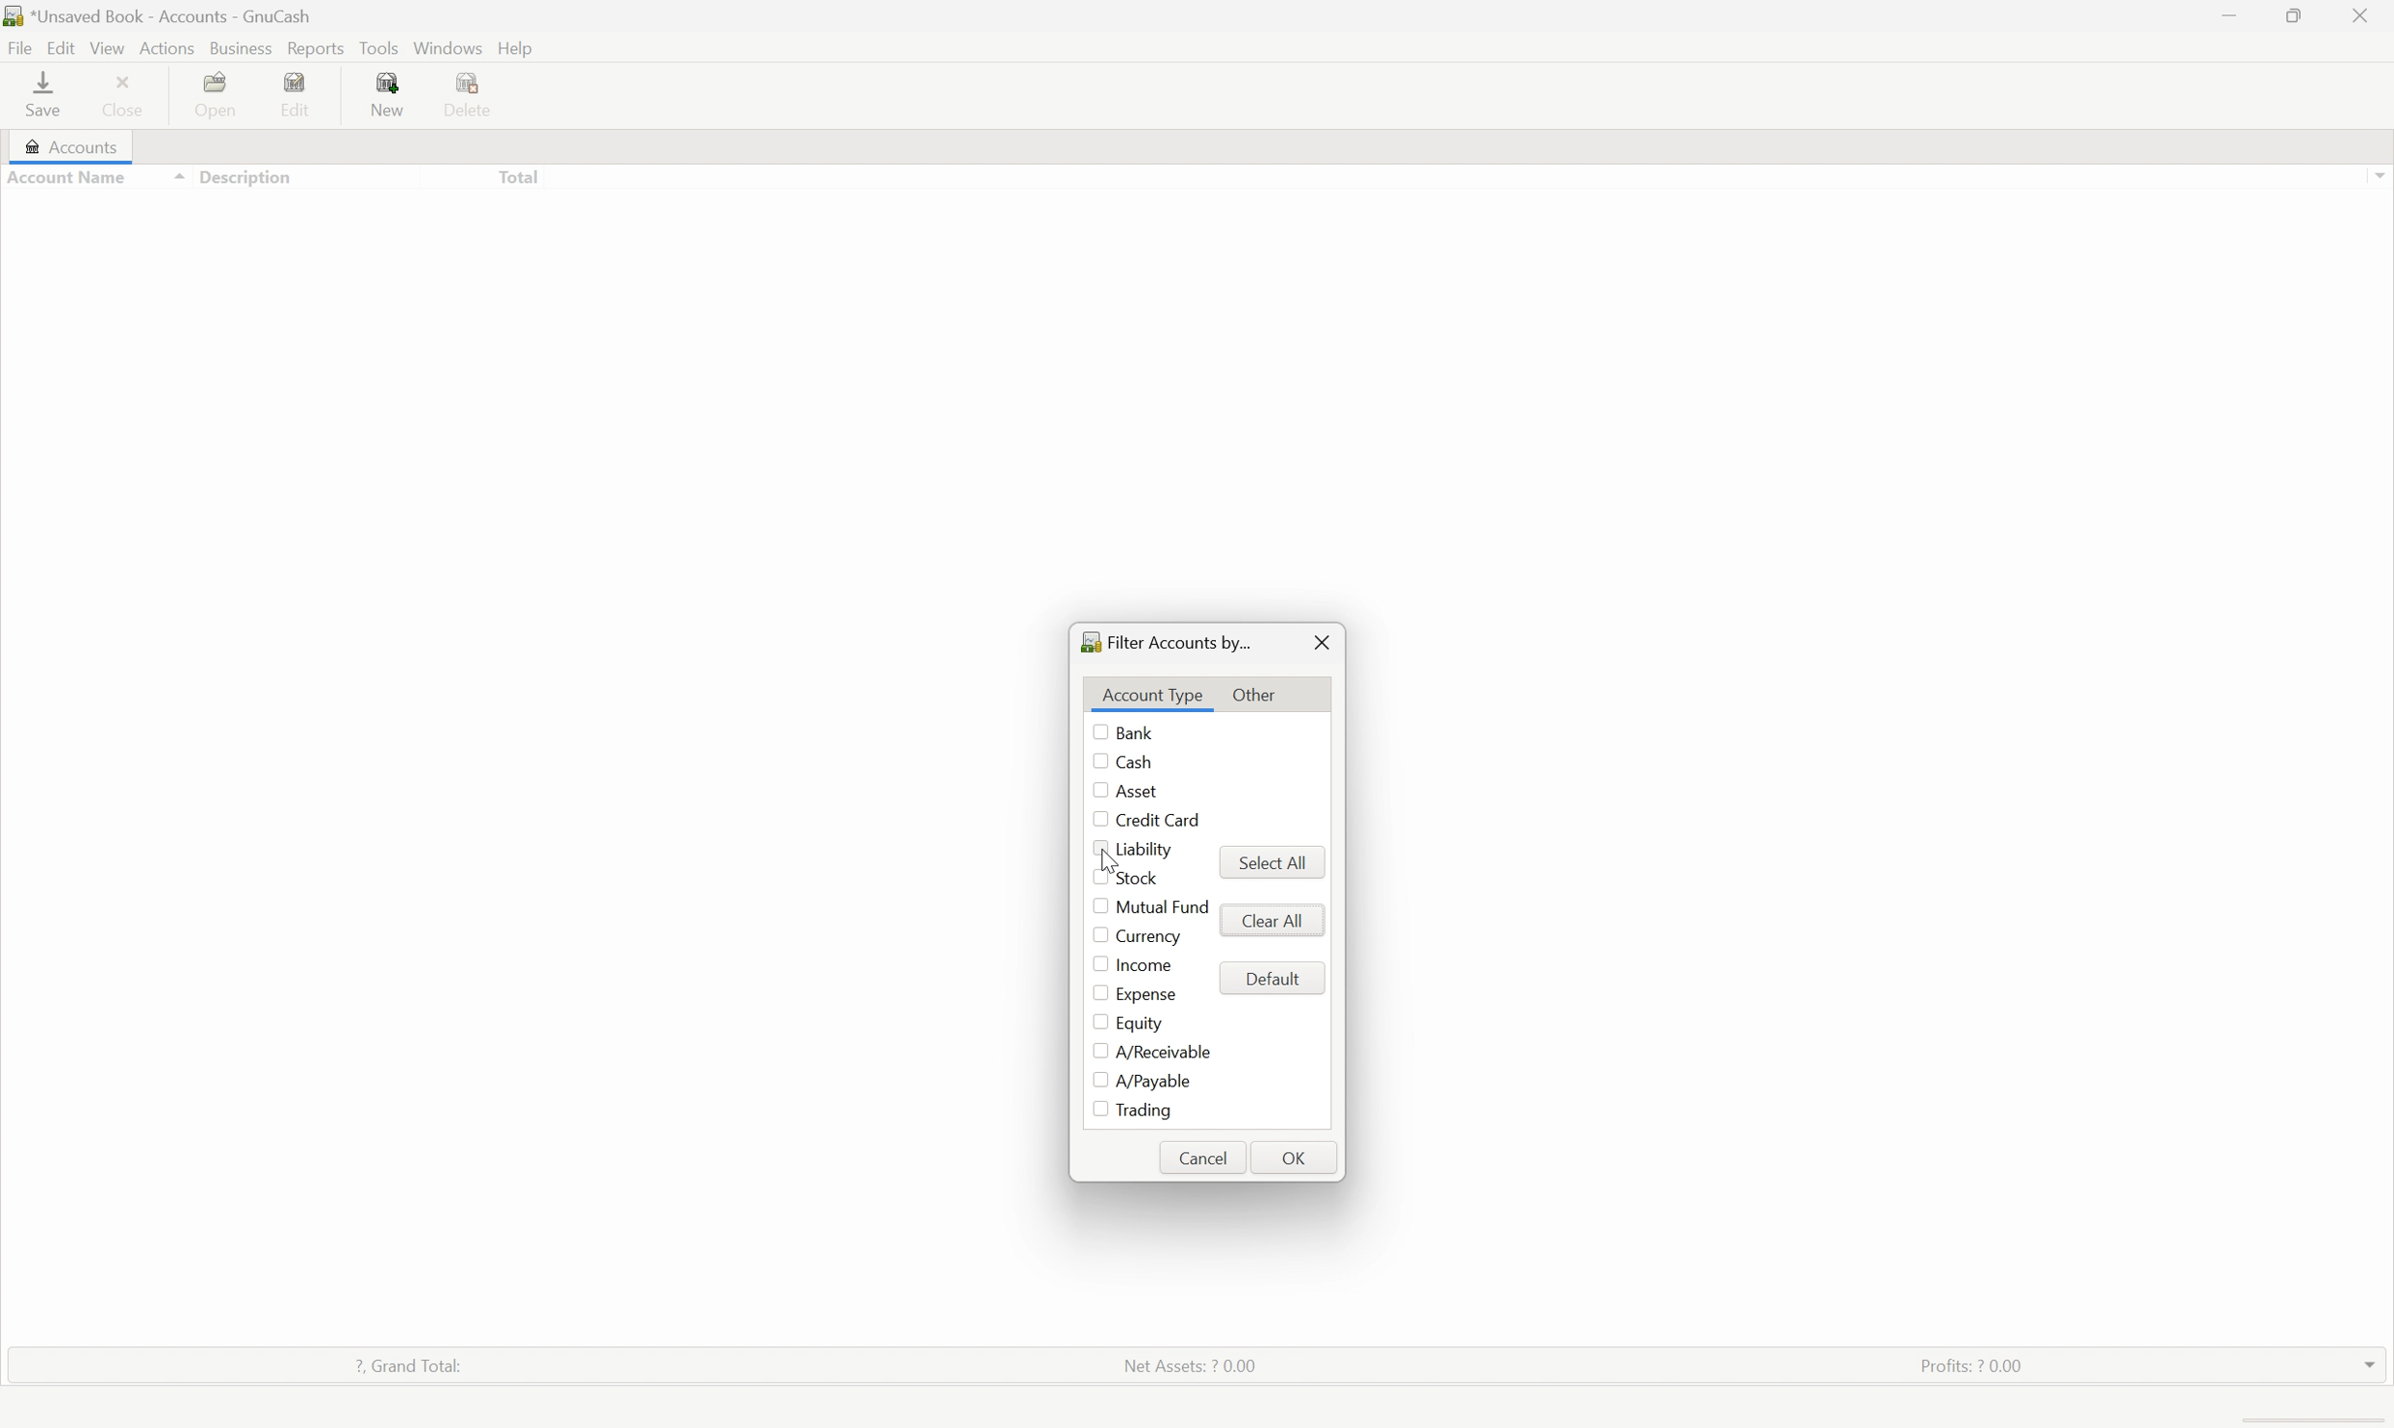 This screenshot has height=1428, width=2394. Describe the element at coordinates (1094, 822) in the screenshot. I see `Checkbox` at that location.